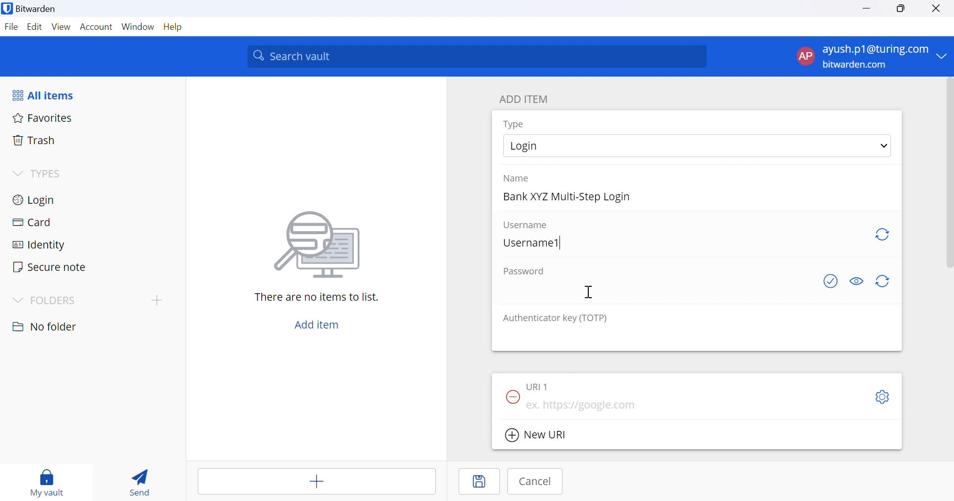 This screenshot has width=954, height=501. Describe the element at coordinates (884, 281) in the screenshot. I see `Regenerate Password` at that location.